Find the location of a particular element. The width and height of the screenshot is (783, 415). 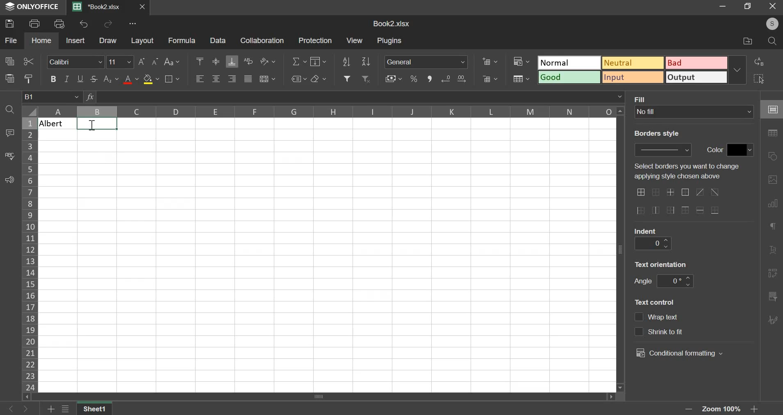

remove filter is located at coordinates (366, 79).